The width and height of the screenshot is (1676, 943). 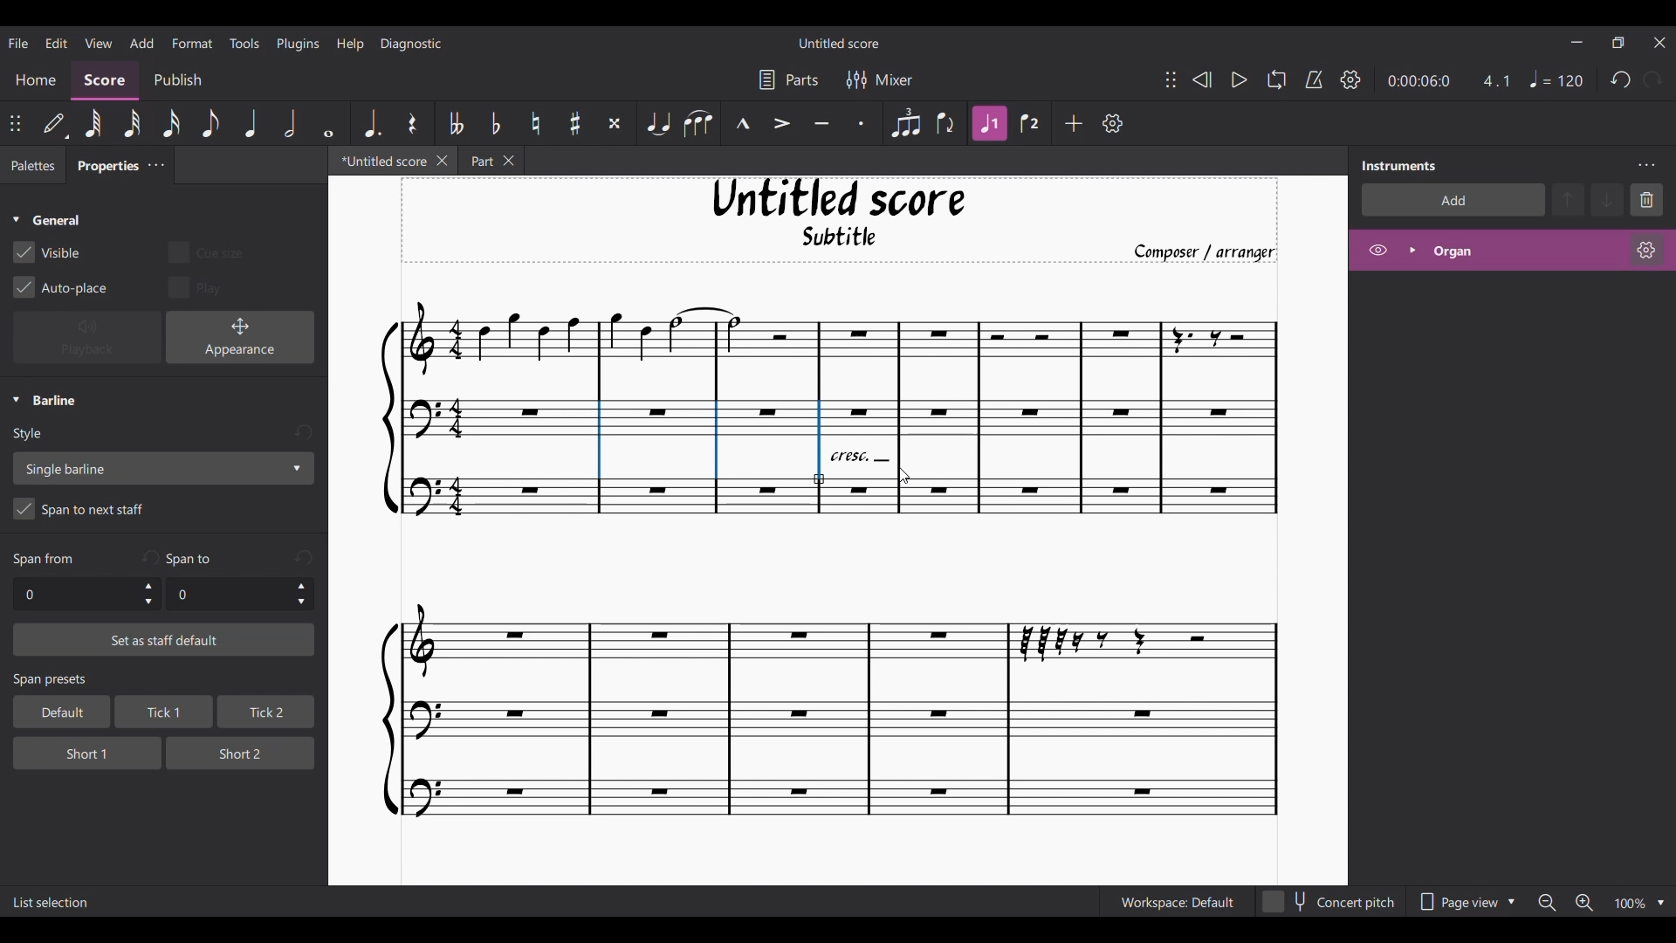 What do you see at coordinates (251, 123) in the screenshot?
I see `Quarter note` at bounding box center [251, 123].